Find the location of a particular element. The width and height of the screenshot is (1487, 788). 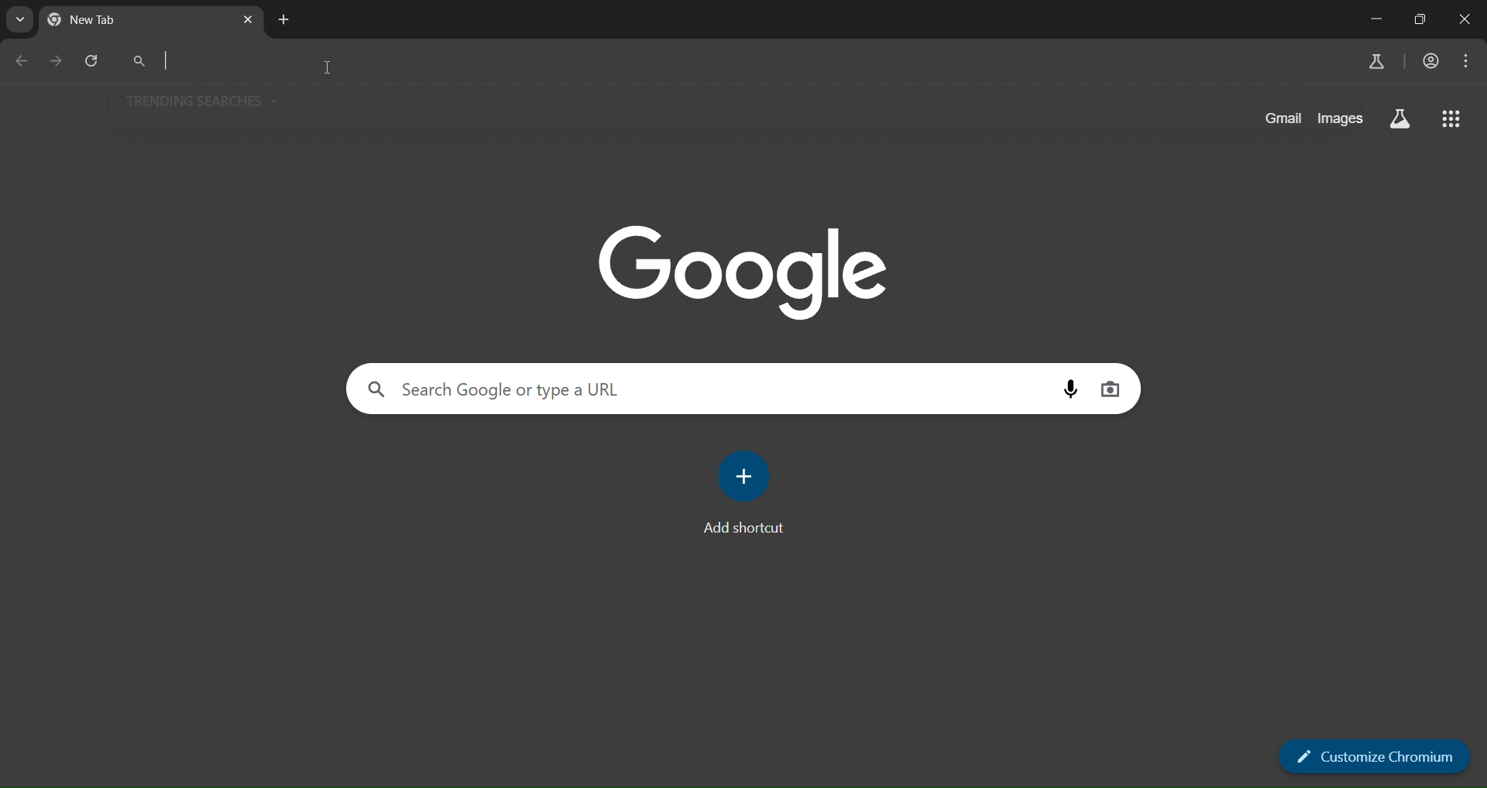

new tab is located at coordinates (283, 22).